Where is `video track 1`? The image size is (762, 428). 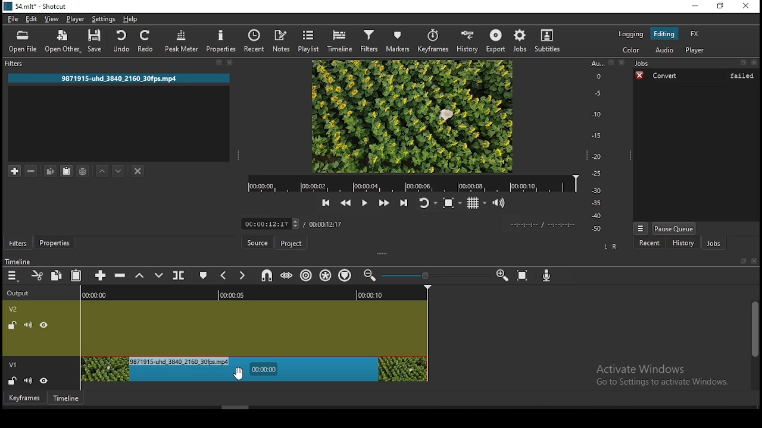 video track 1 is located at coordinates (255, 369).